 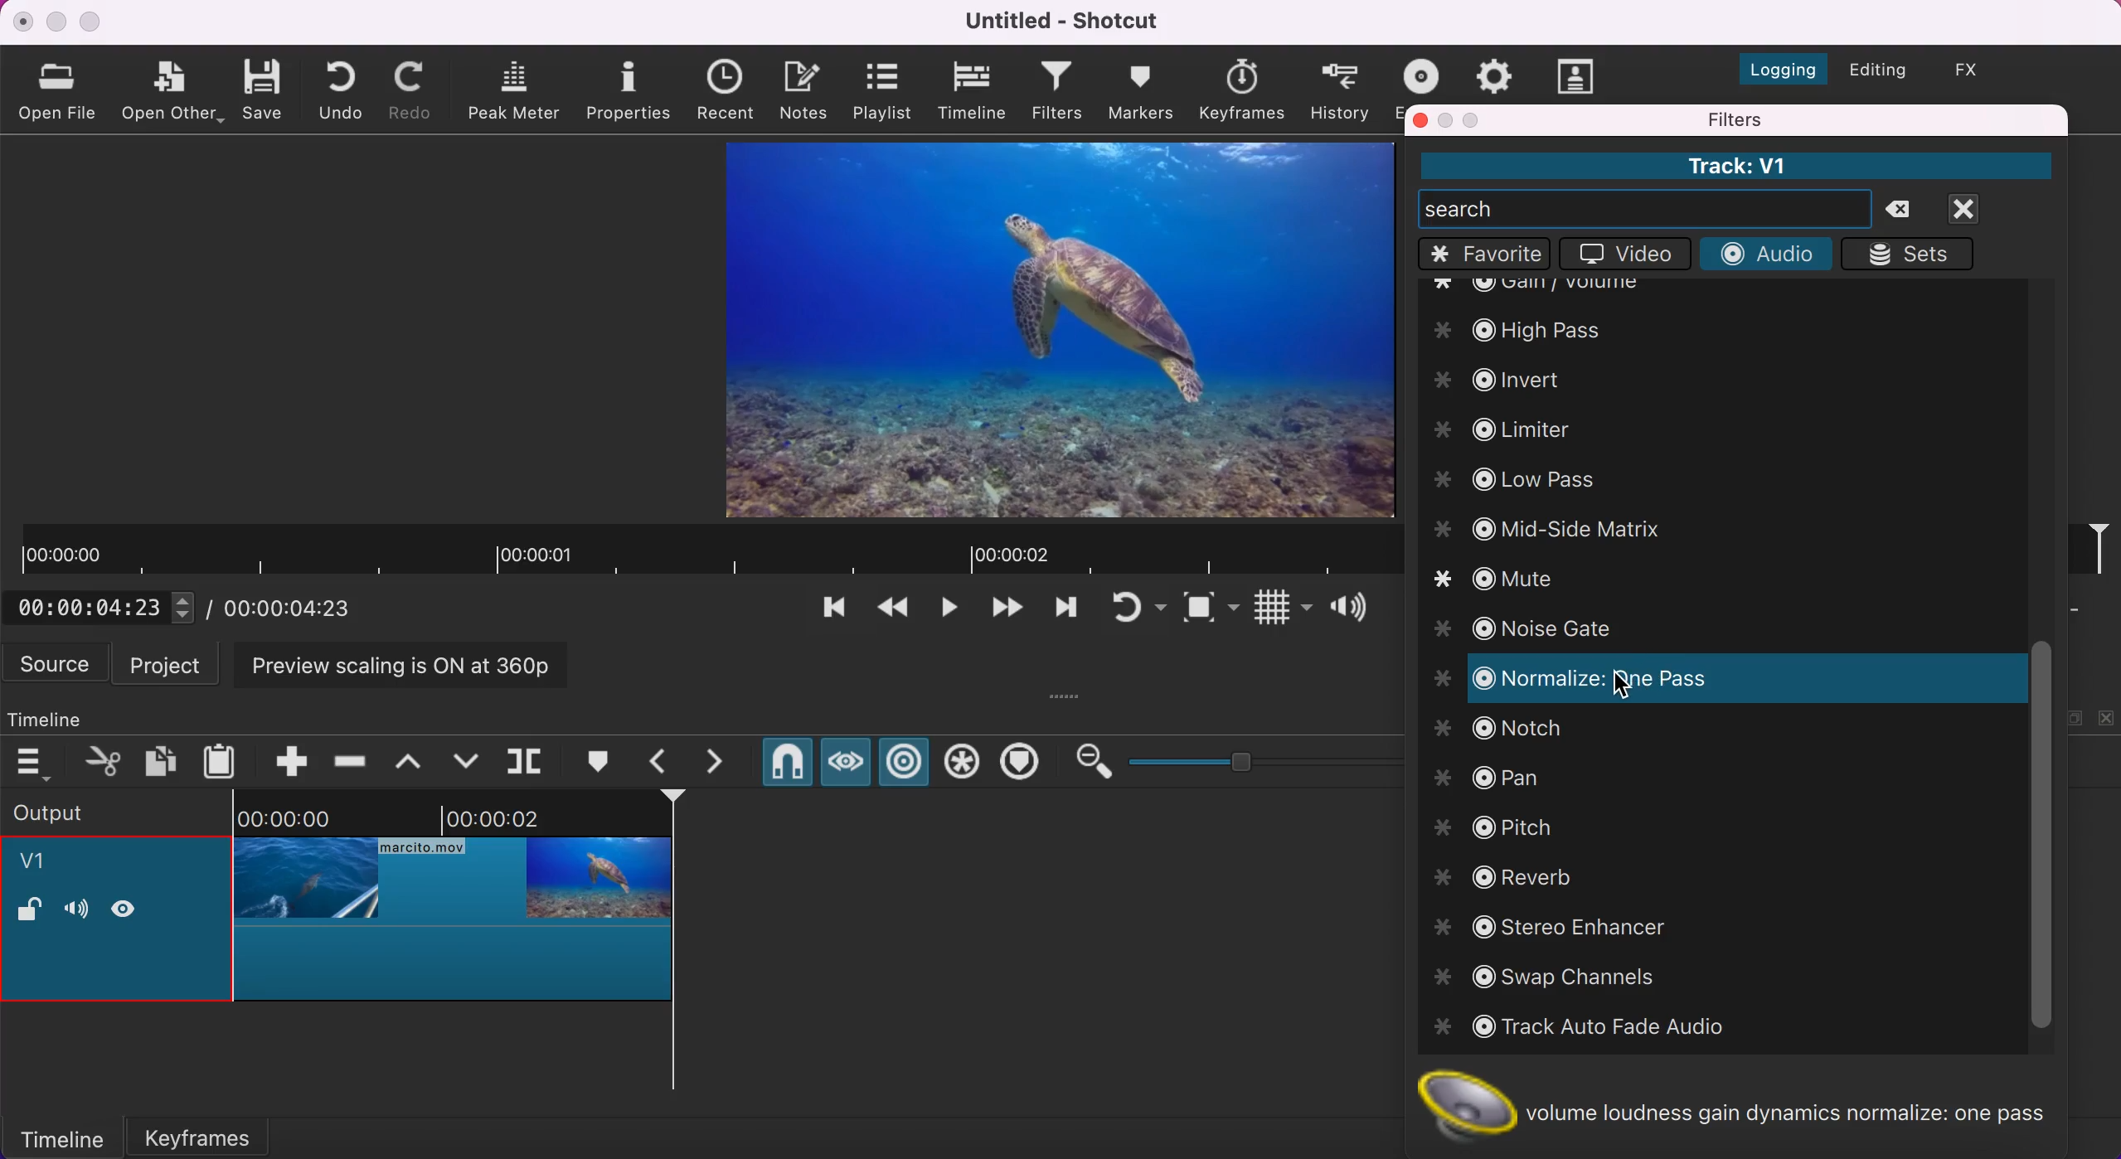 What do you see at coordinates (891, 612) in the screenshot?
I see `play quickly backwards` at bounding box center [891, 612].